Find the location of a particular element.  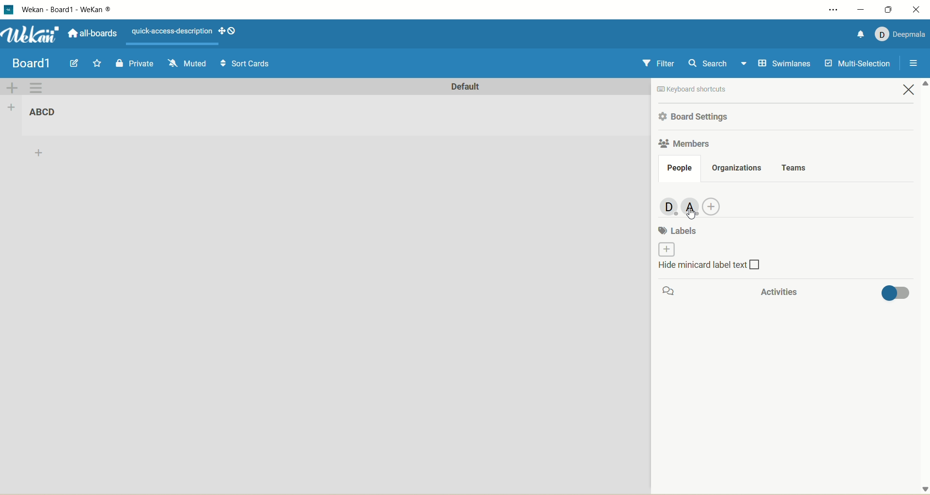

notification is located at coordinates (859, 33).